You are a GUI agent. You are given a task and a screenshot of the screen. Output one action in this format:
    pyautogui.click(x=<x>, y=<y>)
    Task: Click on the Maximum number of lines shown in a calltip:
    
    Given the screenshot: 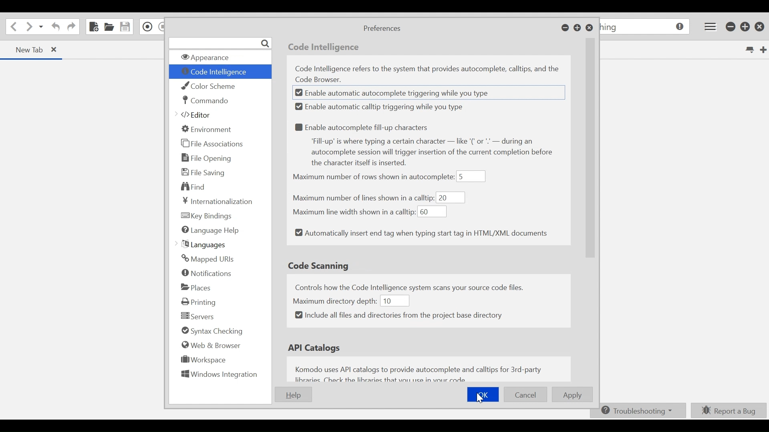 What is the action you would take?
    pyautogui.click(x=363, y=198)
    